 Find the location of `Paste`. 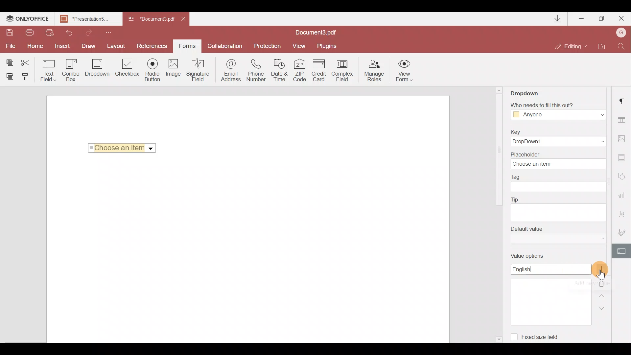

Paste is located at coordinates (10, 76).